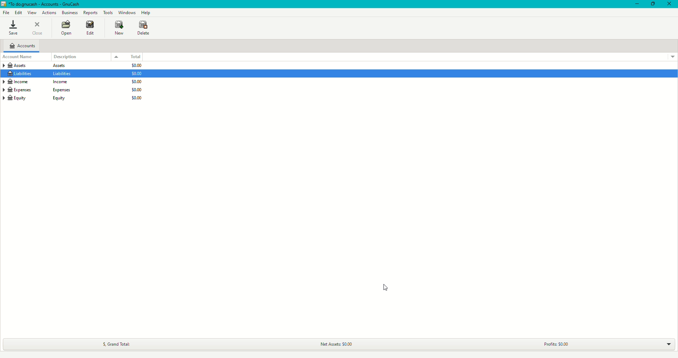  Describe the element at coordinates (41, 74) in the screenshot. I see `Liabilities` at that location.